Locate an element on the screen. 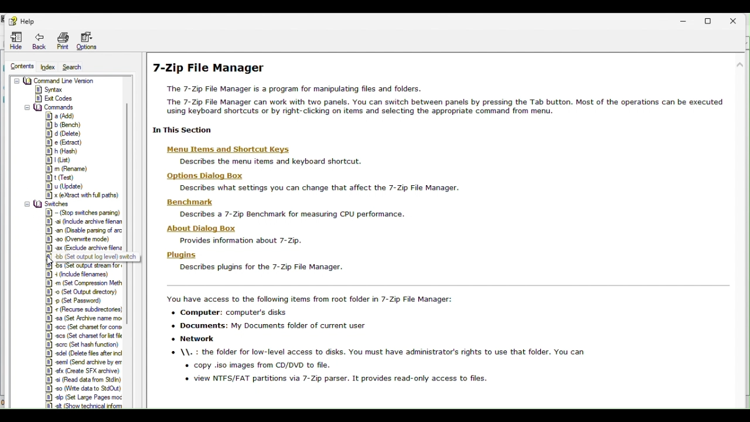 The width and height of the screenshot is (750, 422). Plugins is located at coordinates (182, 255).